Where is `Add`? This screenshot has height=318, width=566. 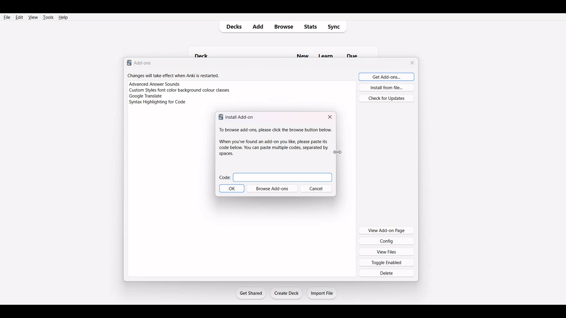
Add is located at coordinates (260, 26).